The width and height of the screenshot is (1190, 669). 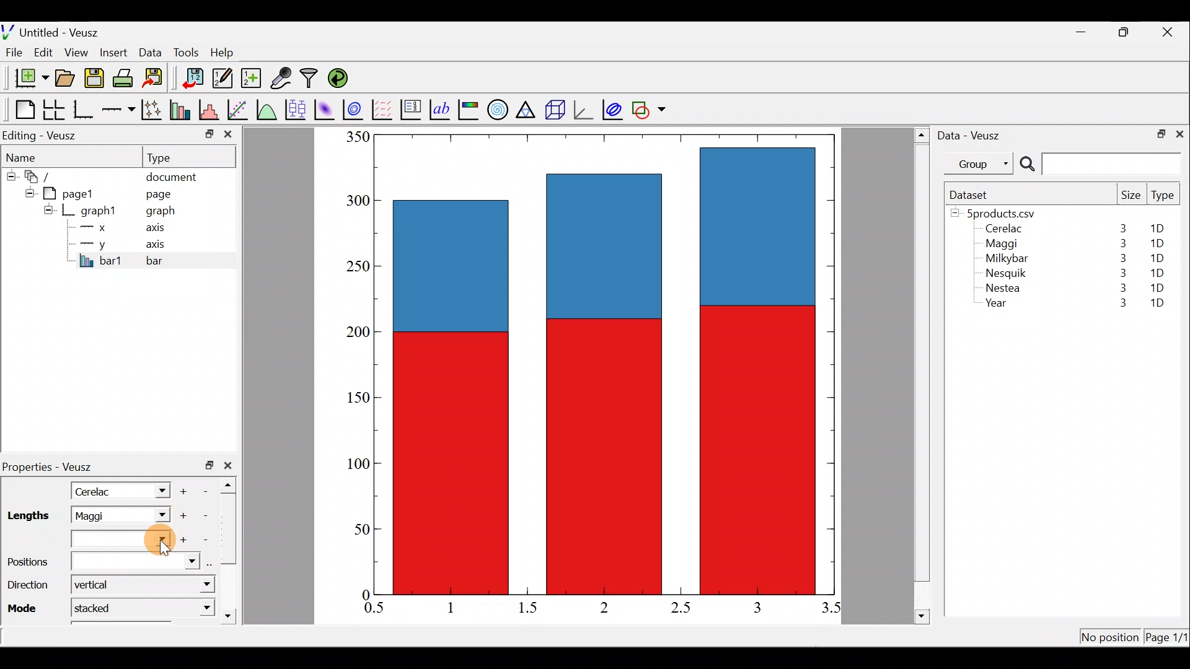 I want to click on Capture remote data, so click(x=282, y=79).